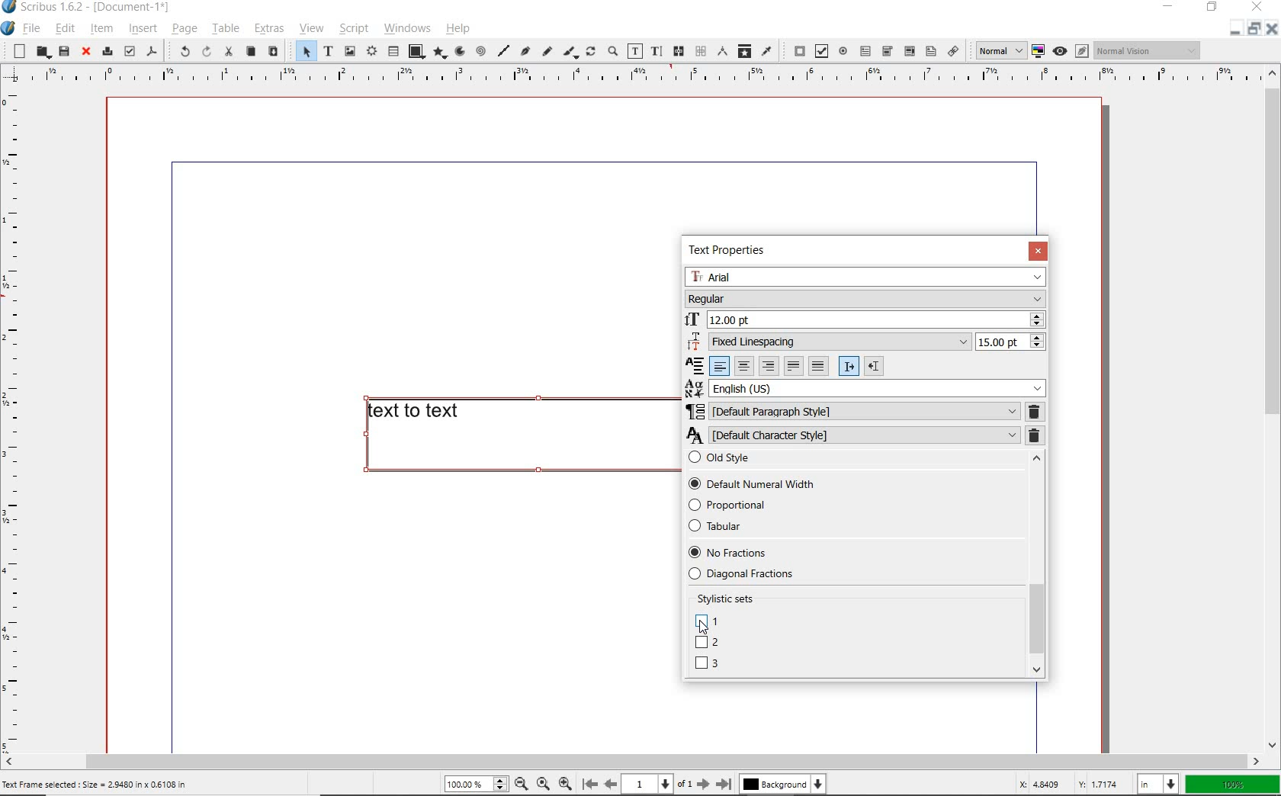 The image size is (1281, 796). Describe the element at coordinates (416, 52) in the screenshot. I see `shape` at that location.